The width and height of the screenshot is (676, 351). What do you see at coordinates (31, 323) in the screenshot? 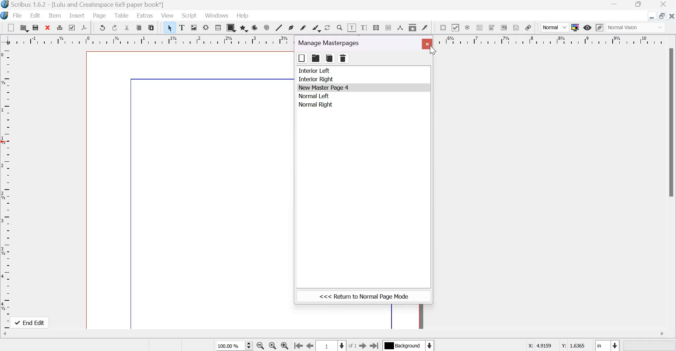
I see `end edit` at bounding box center [31, 323].